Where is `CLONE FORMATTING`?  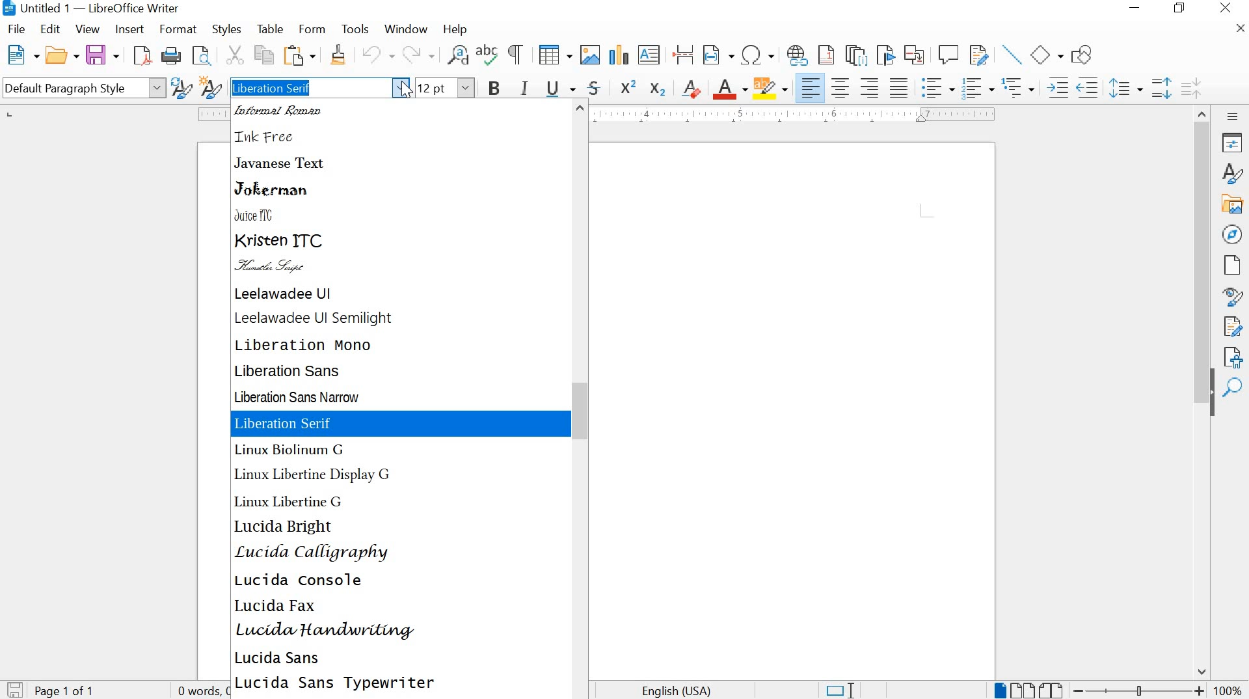 CLONE FORMATTING is located at coordinates (336, 55).